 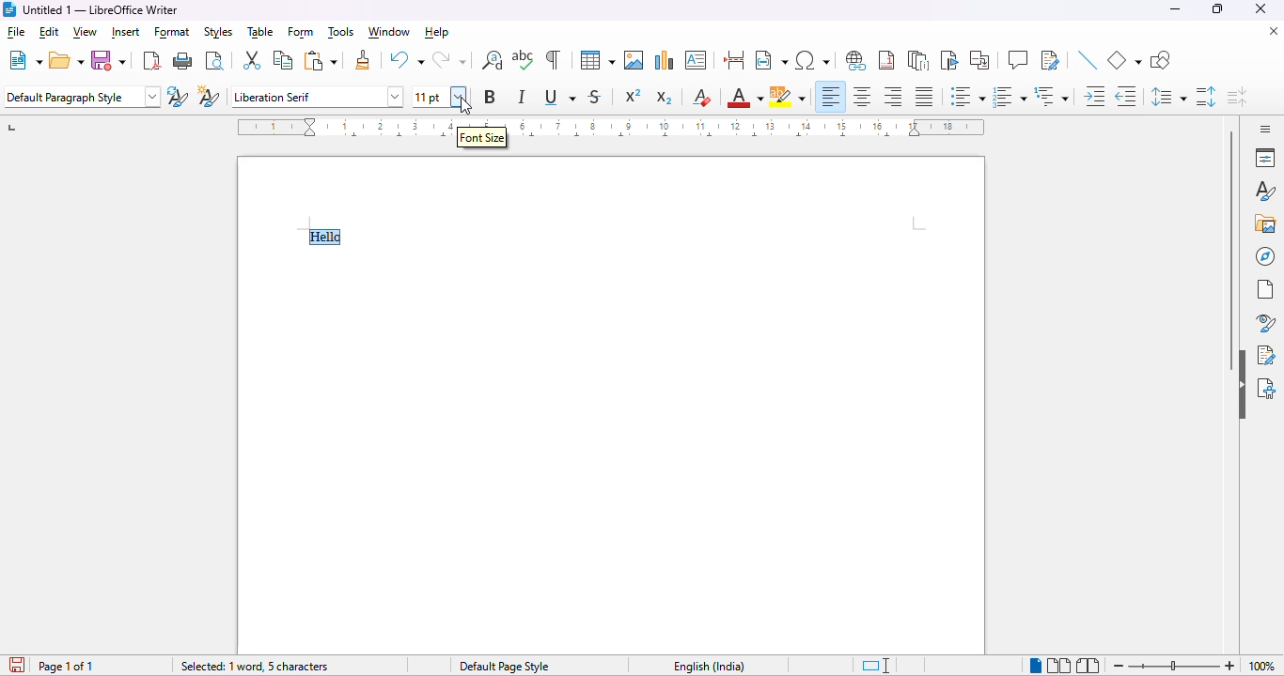 What do you see at coordinates (1265, 290) in the screenshot?
I see `page` at bounding box center [1265, 290].